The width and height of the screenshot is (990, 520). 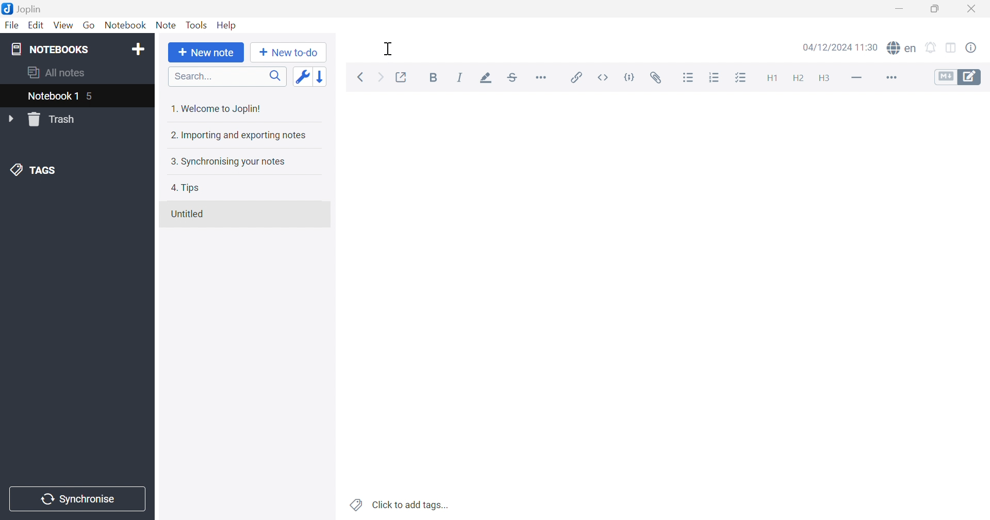 What do you see at coordinates (657, 77) in the screenshot?
I see `Attach file` at bounding box center [657, 77].